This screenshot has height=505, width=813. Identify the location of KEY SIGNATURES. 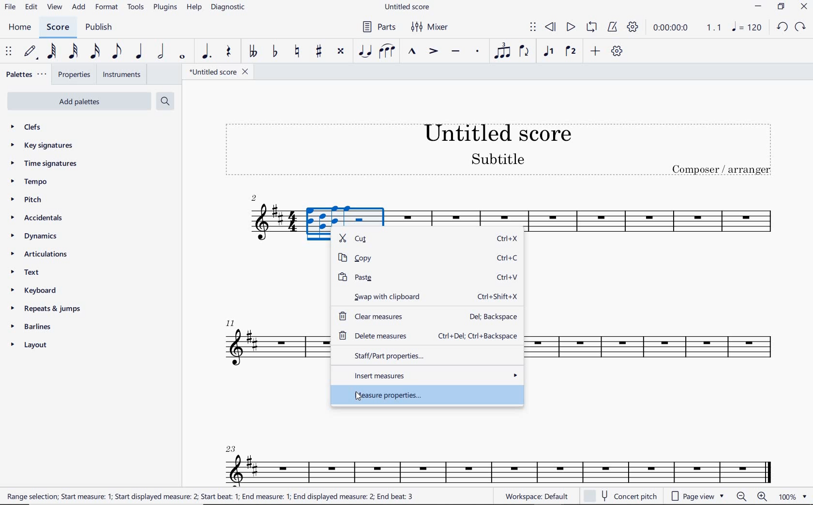
(45, 145).